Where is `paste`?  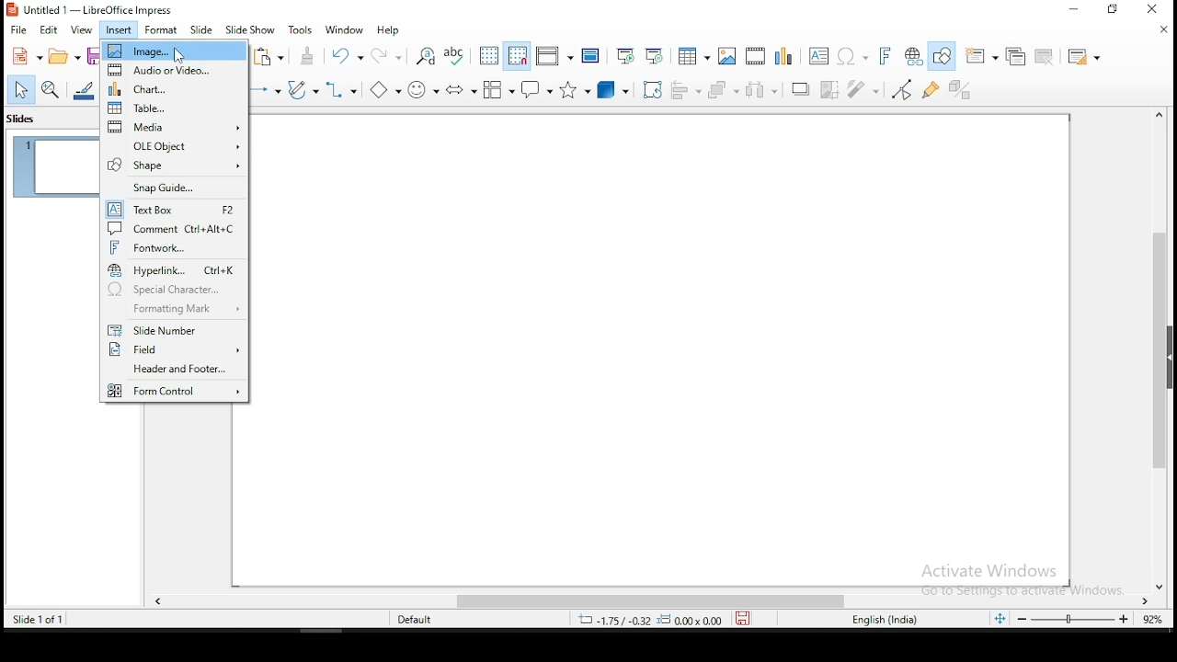 paste is located at coordinates (268, 57).